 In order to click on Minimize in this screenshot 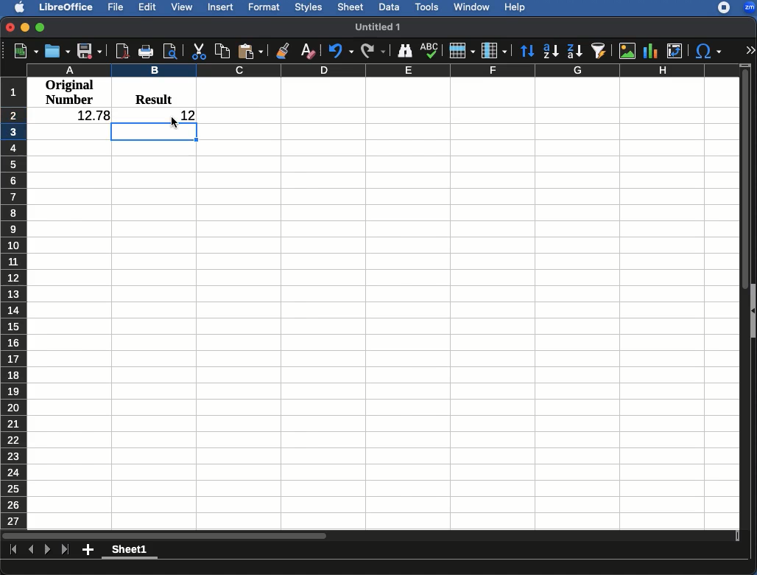, I will do `click(26, 29)`.